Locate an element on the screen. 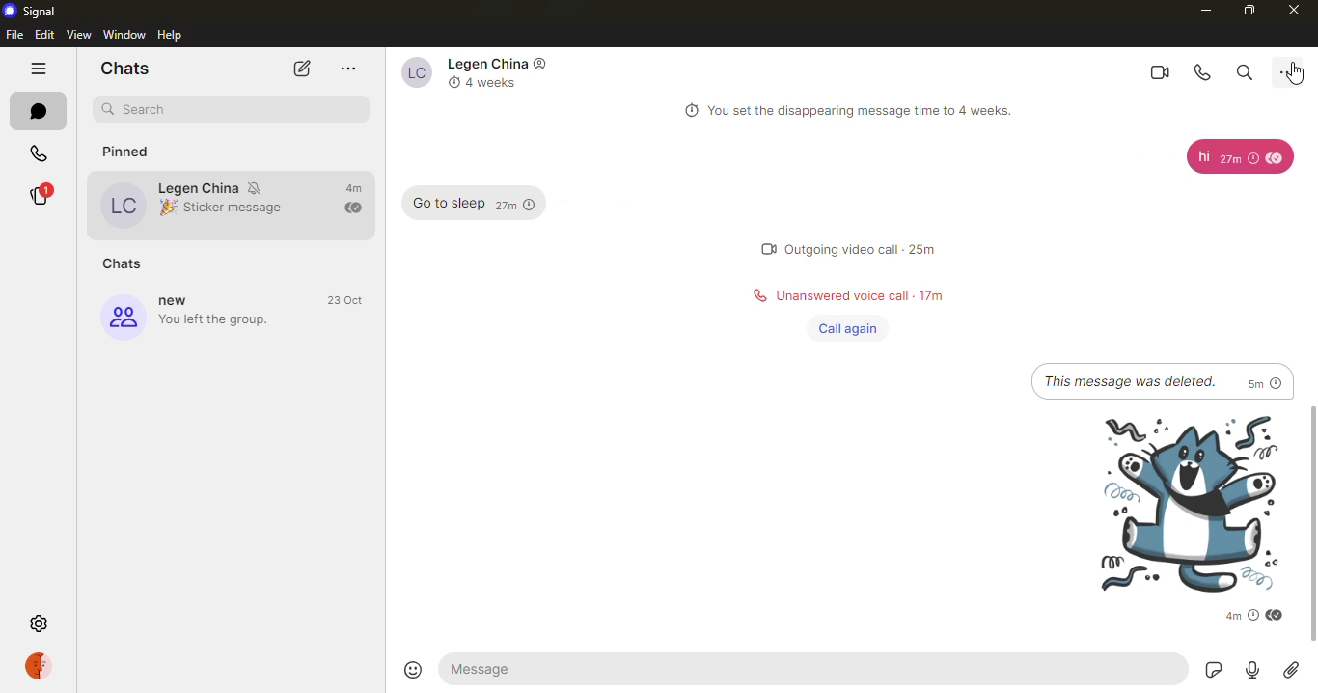  Legen China is located at coordinates (483, 64).